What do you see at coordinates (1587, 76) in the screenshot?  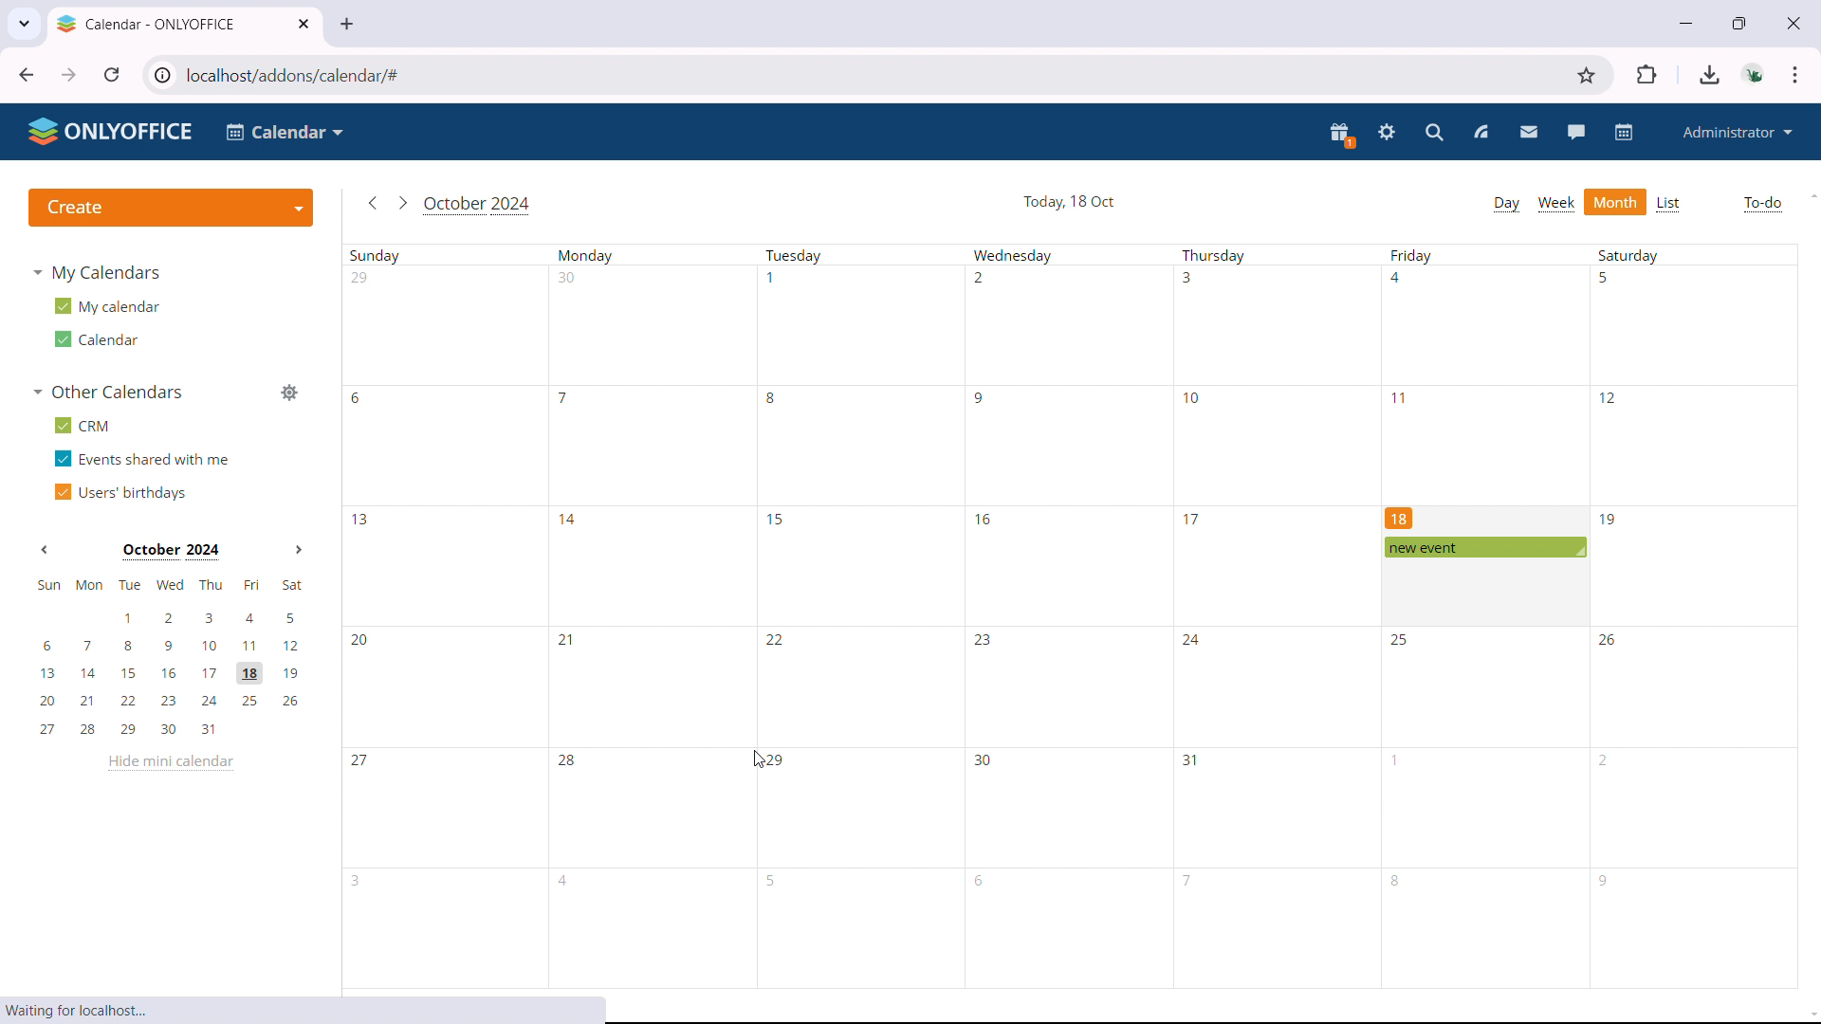 I see `bookmark this tab` at bounding box center [1587, 76].